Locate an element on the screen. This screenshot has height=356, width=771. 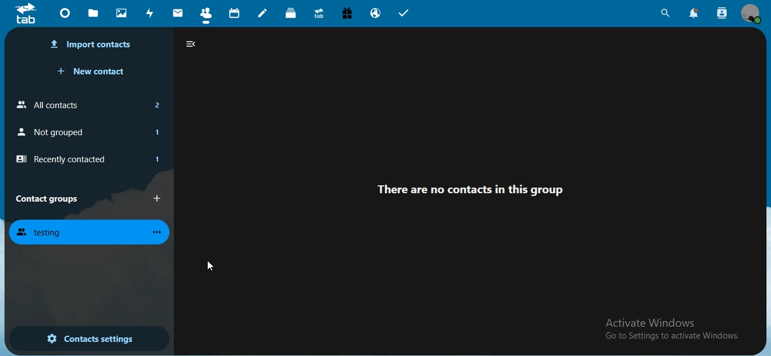
photos is located at coordinates (122, 12).